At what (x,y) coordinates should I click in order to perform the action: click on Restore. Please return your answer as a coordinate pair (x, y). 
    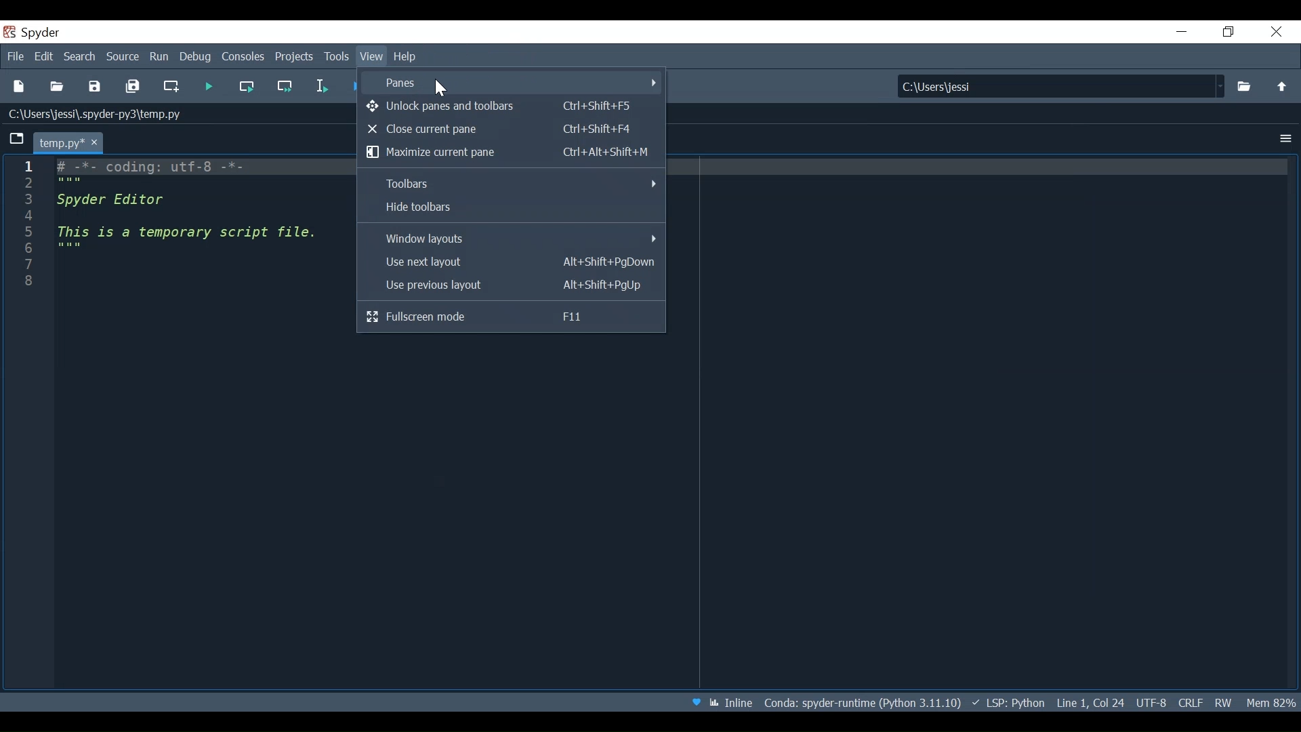
    Looking at the image, I should click on (1227, 33).